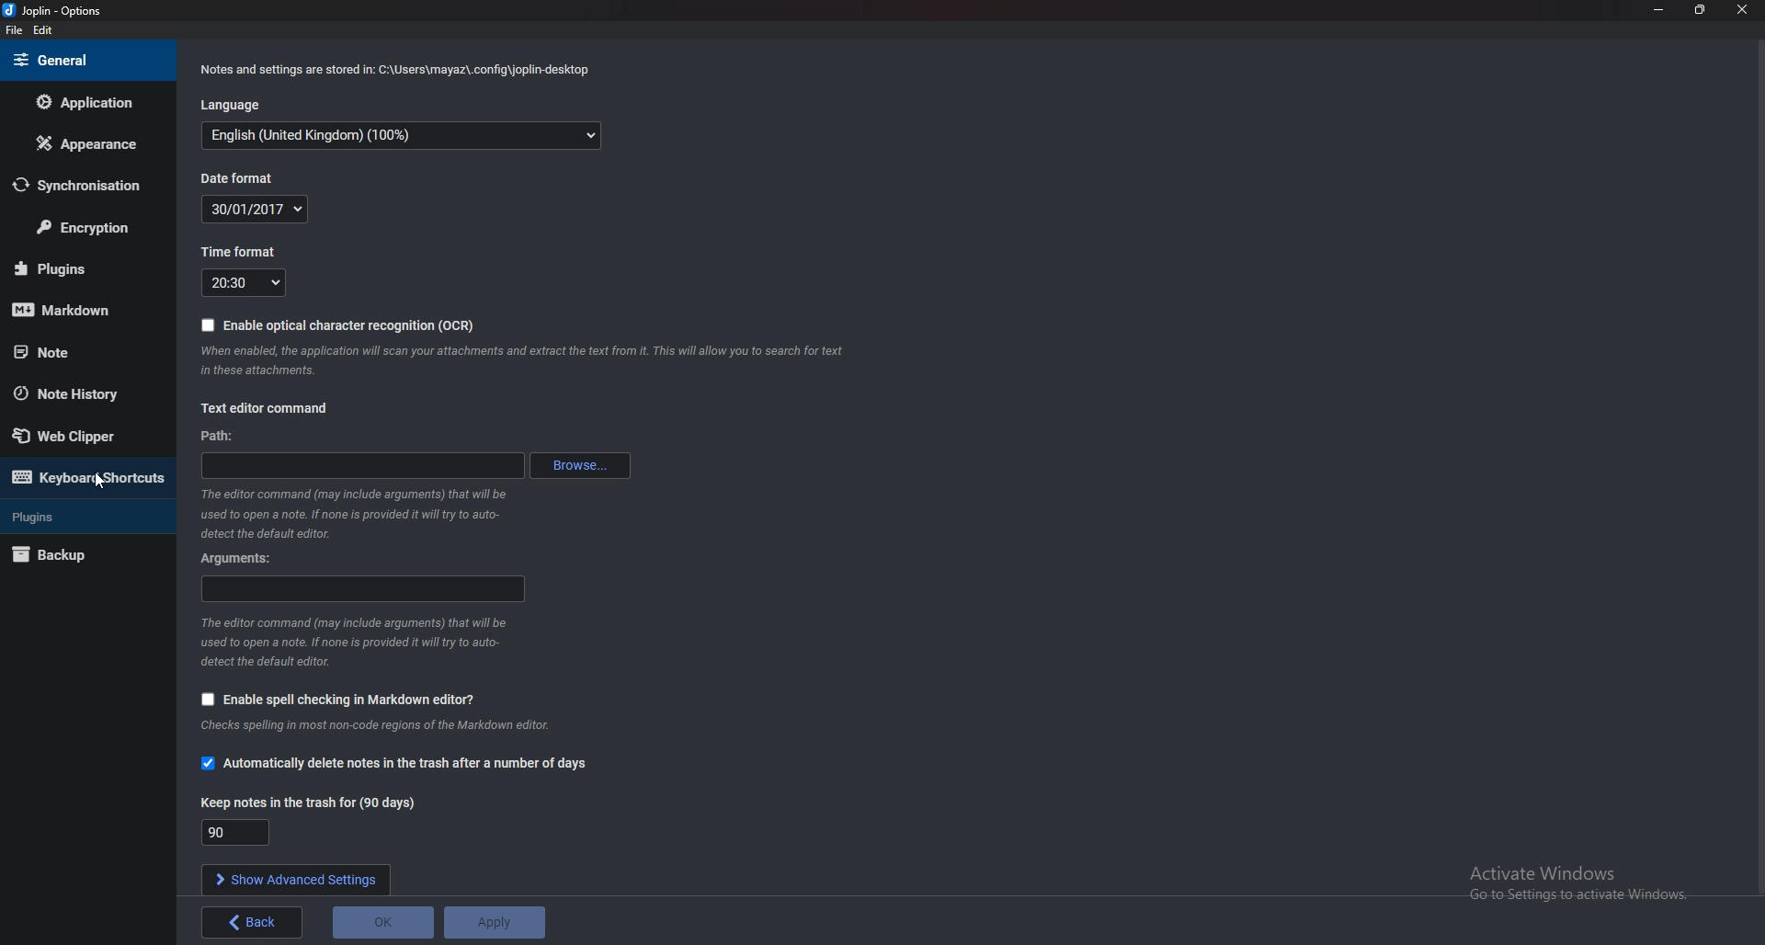  I want to click on Apply, so click(495, 920).